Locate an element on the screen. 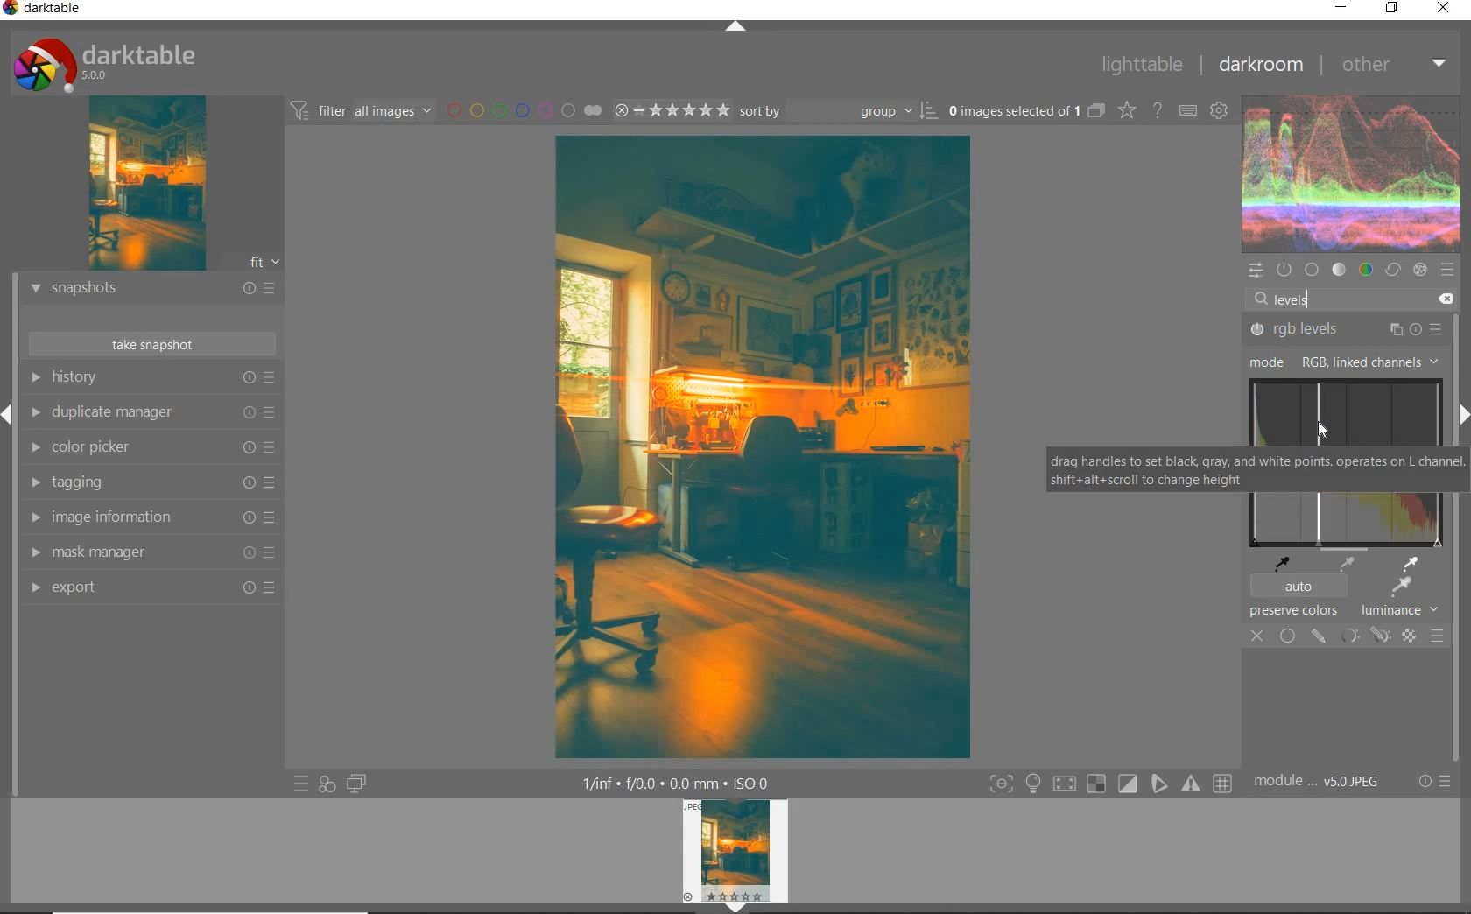  enable online help is located at coordinates (1156, 110).